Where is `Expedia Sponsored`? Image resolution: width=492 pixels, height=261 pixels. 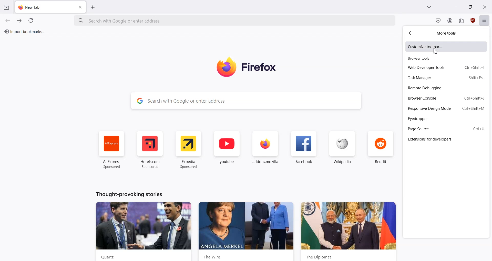 Expedia Sponsored is located at coordinates (189, 149).